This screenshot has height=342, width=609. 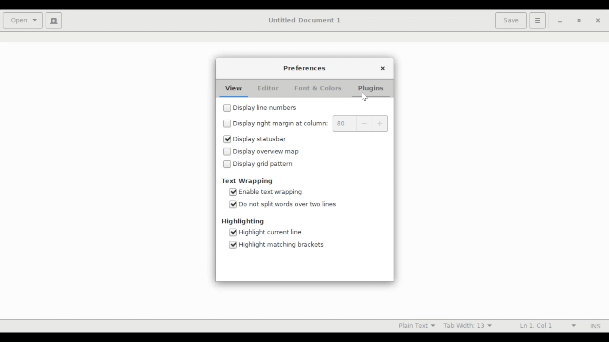 What do you see at coordinates (319, 88) in the screenshot?
I see `Font & Colors` at bounding box center [319, 88].